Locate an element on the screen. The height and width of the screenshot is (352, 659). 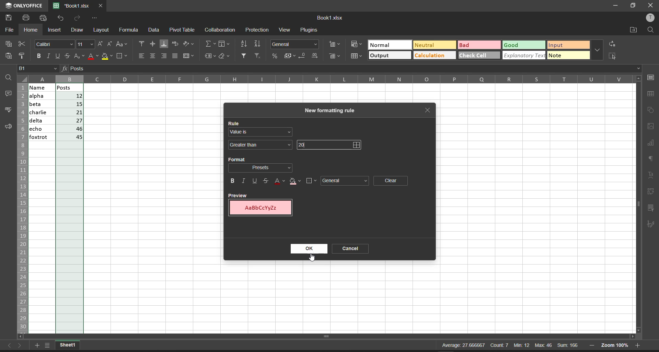
fill color is located at coordinates (107, 57).